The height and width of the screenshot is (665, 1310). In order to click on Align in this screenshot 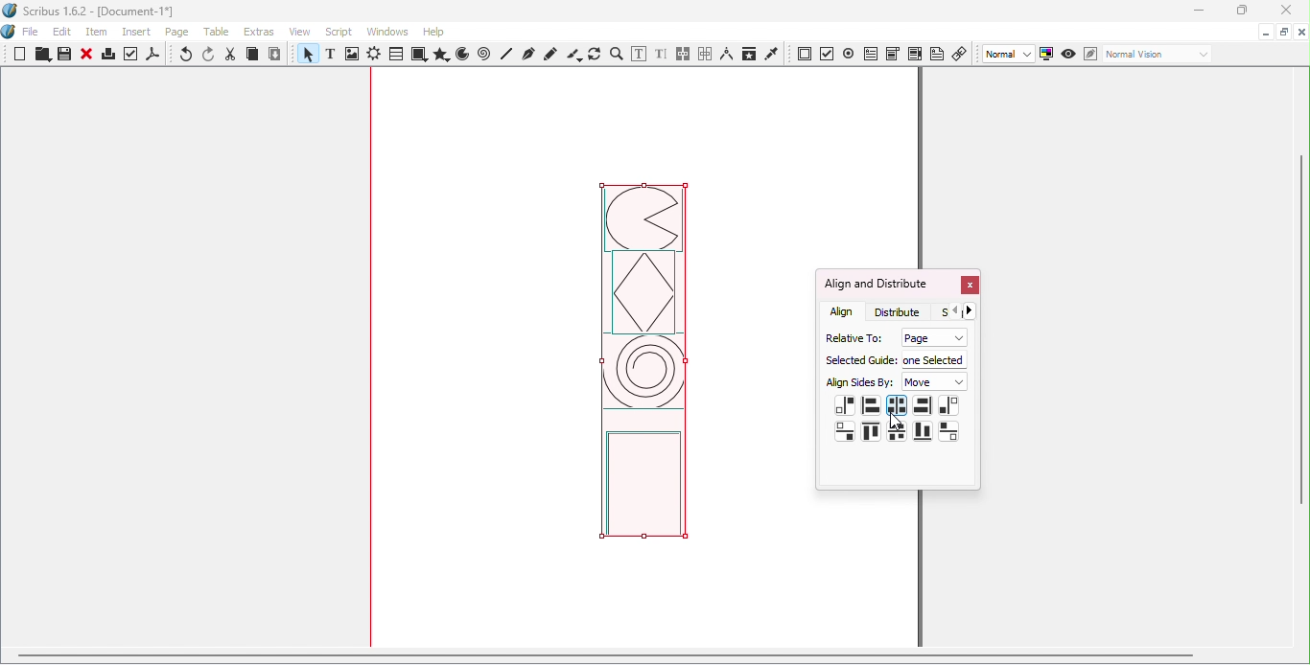, I will do `click(843, 311)`.